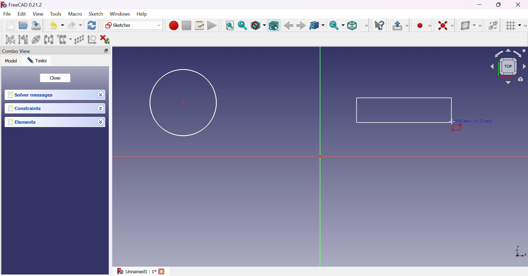 The height and width of the screenshot is (276, 528). What do you see at coordinates (64, 39) in the screenshot?
I see `Clone` at bounding box center [64, 39].